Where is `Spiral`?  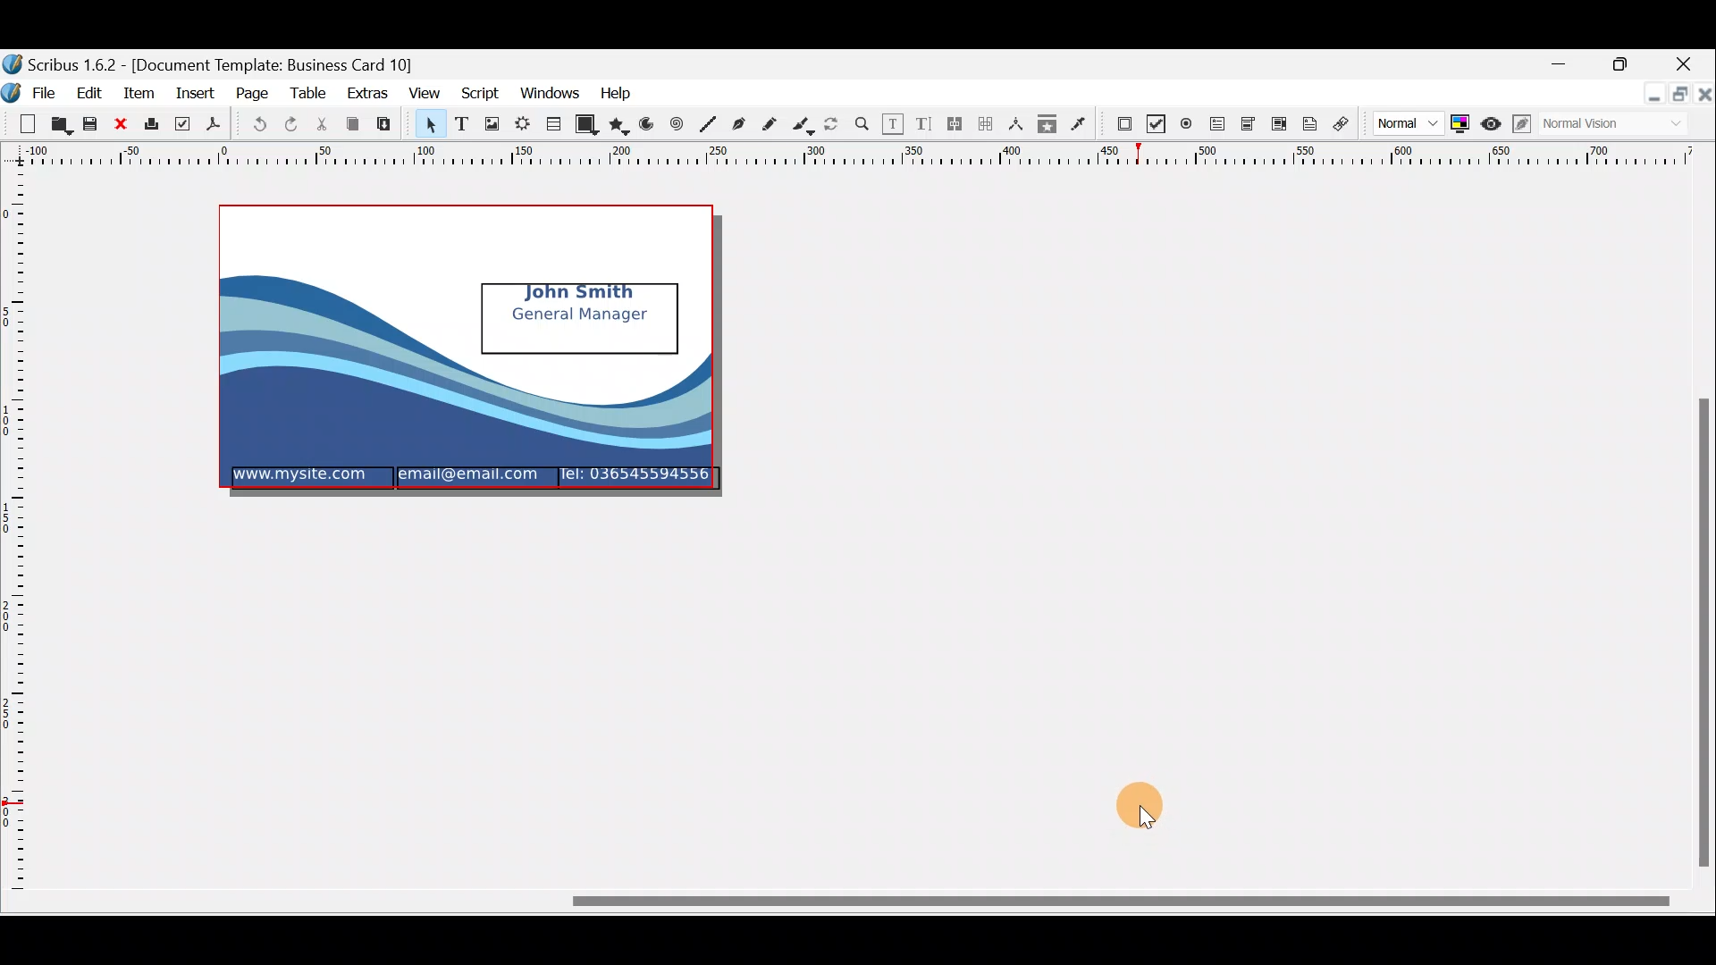
Spiral is located at coordinates (677, 123).